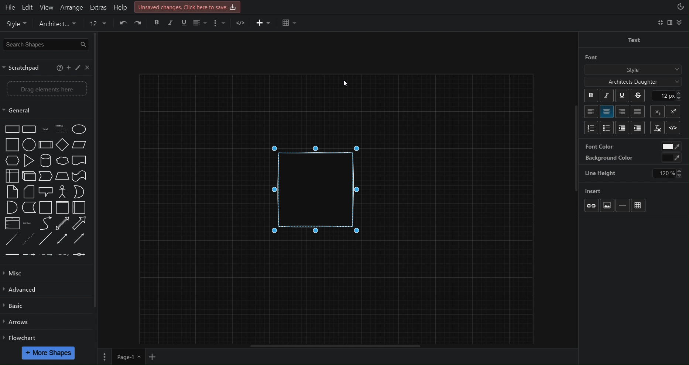  Describe the element at coordinates (222, 24) in the screenshot. I see `Shadow` at that location.